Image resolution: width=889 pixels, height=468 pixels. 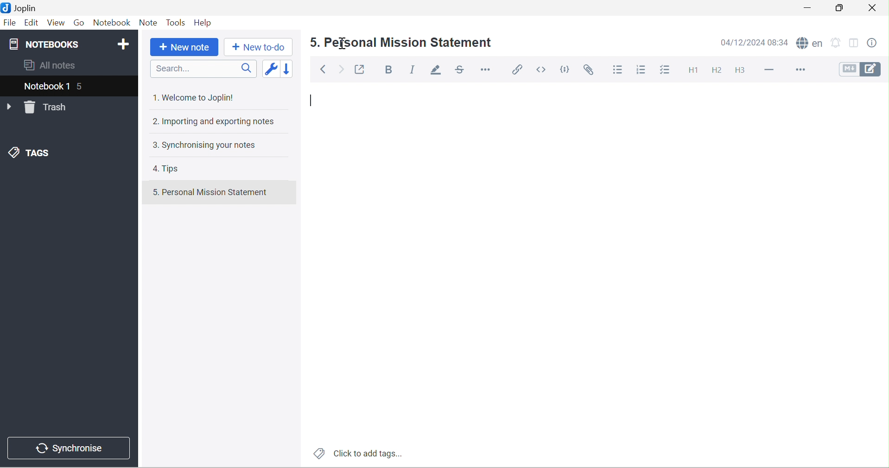 What do you see at coordinates (876, 9) in the screenshot?
I see `Close` at bounding box center [876, 9].